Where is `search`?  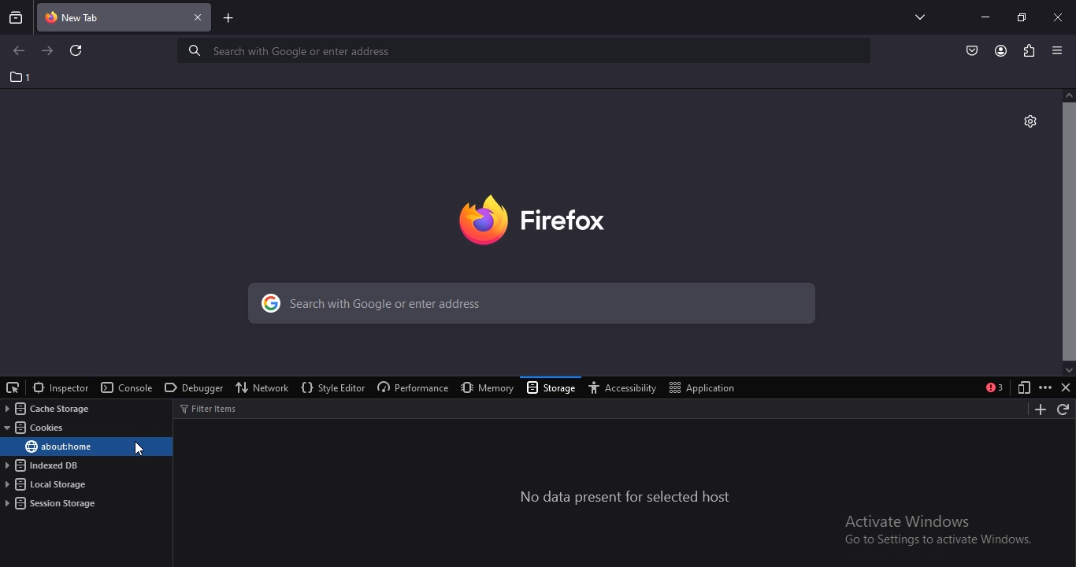
search is located at coordinates (526, 50).